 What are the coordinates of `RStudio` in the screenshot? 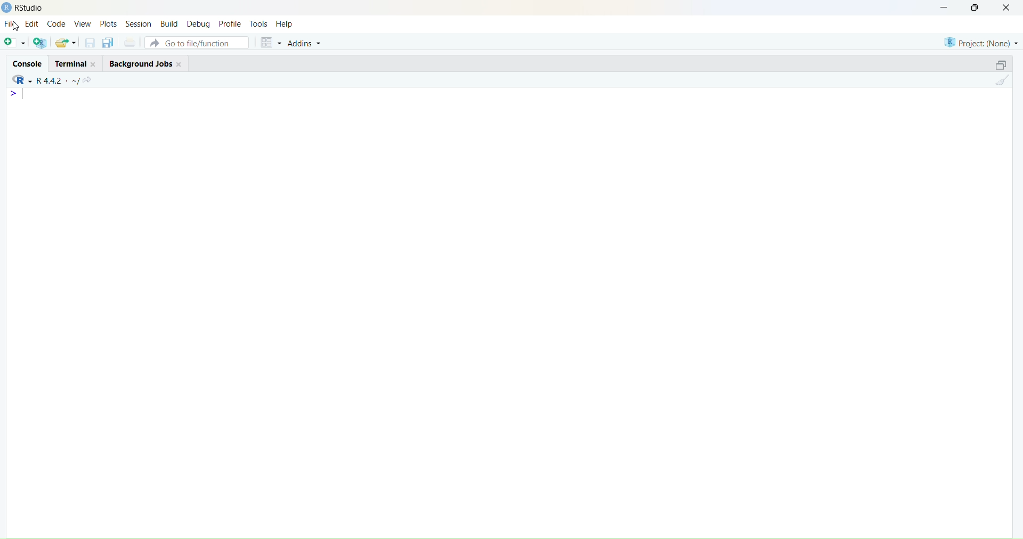 It's located at (22, 81).